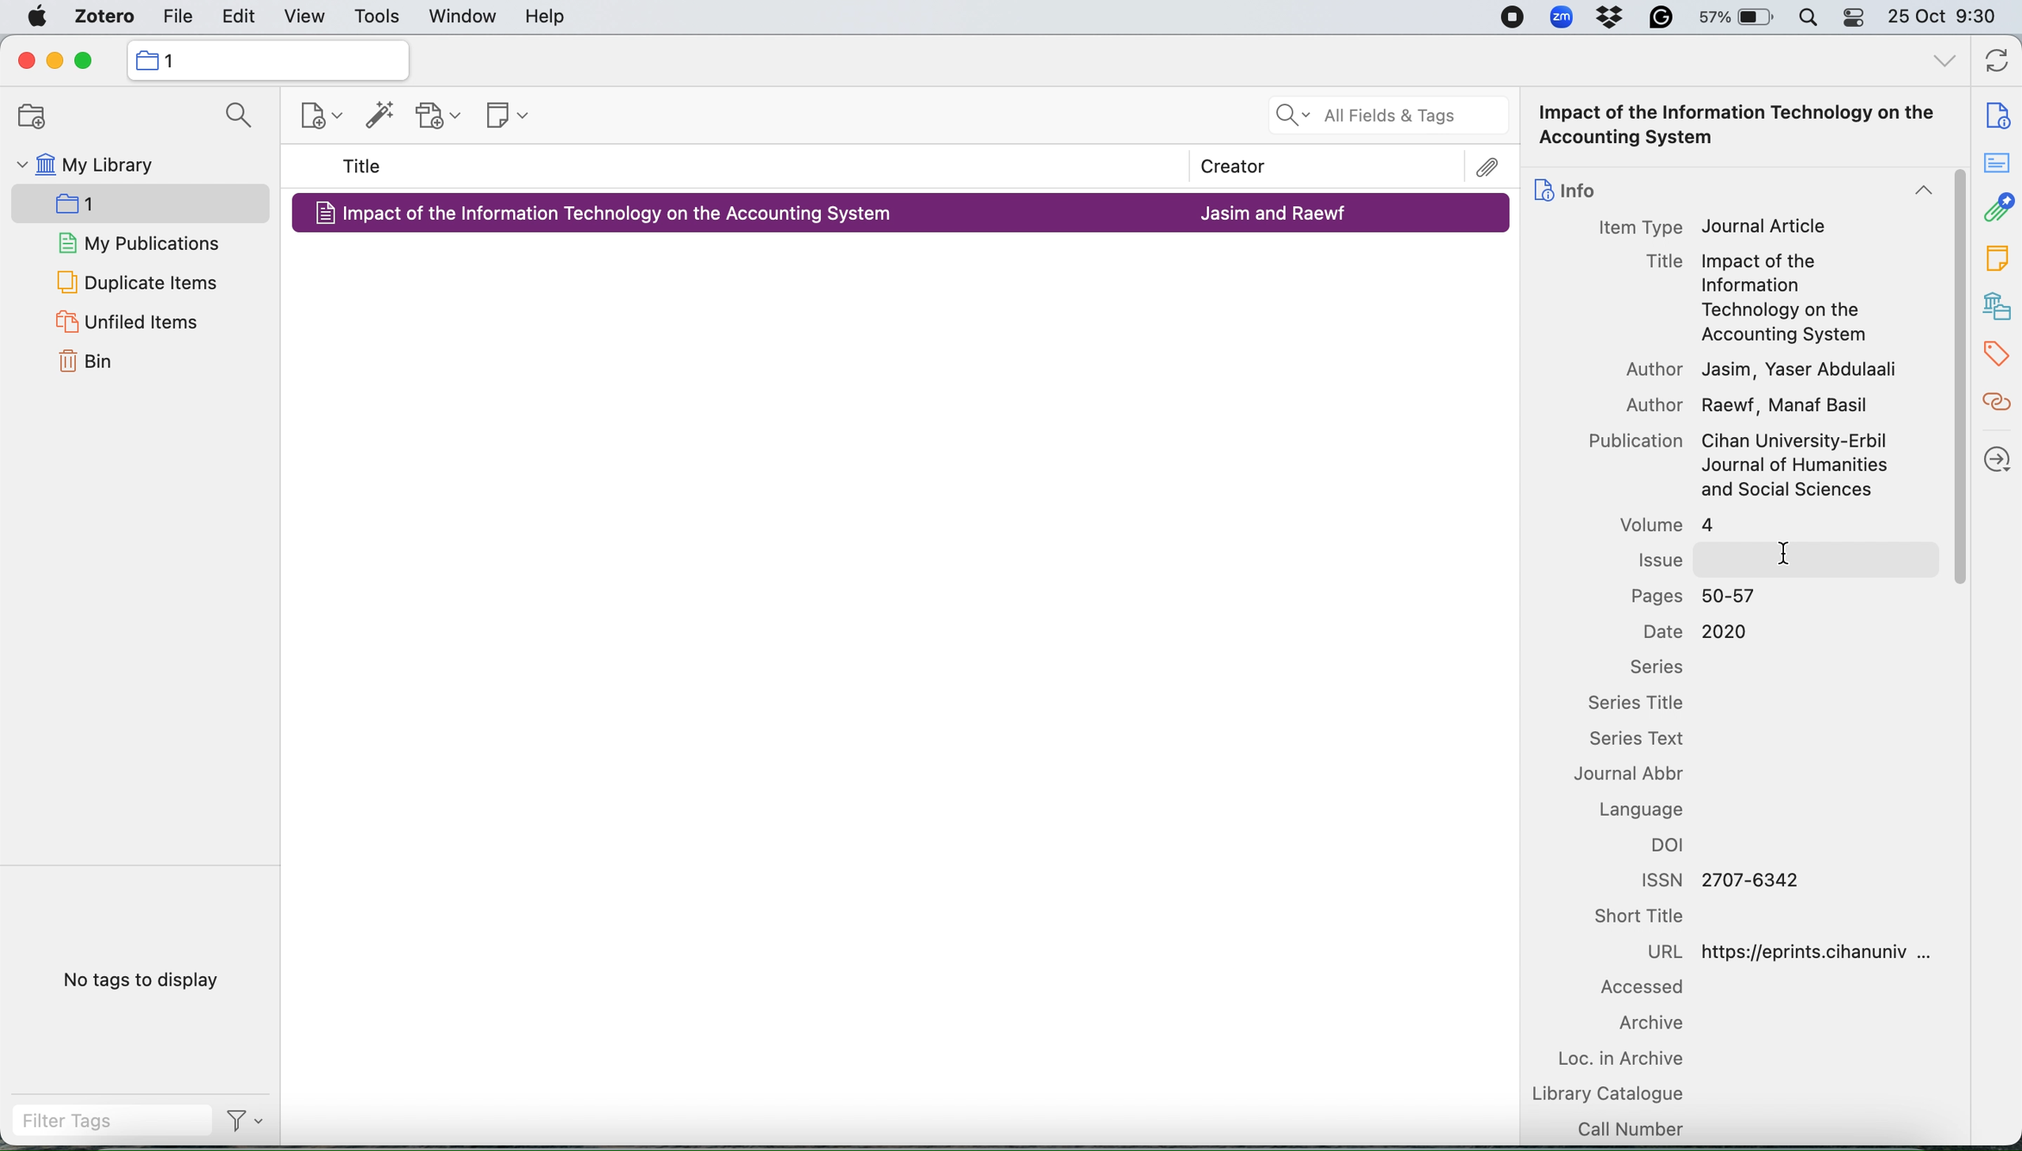  I want to click on call number, so click(1631, 1127).